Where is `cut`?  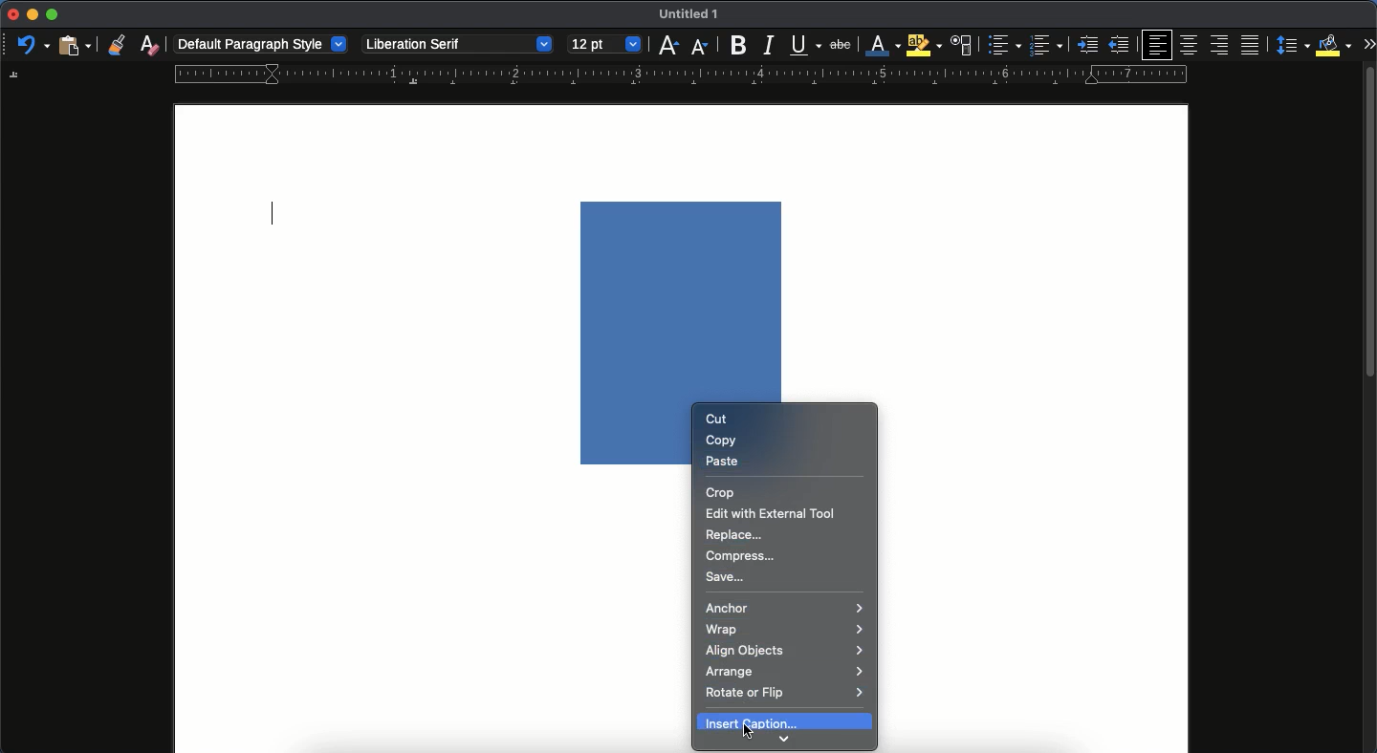
cut is located at coordinates (715, 420).